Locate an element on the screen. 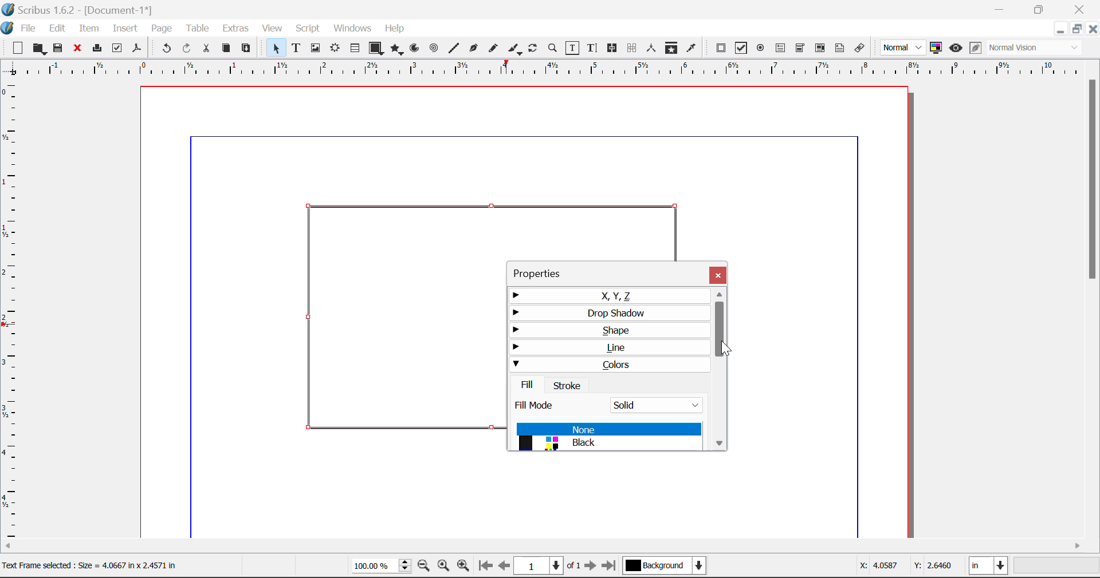 The height and width of the screenshot is (578, 1100). Page is located at coordinates (161, 29).